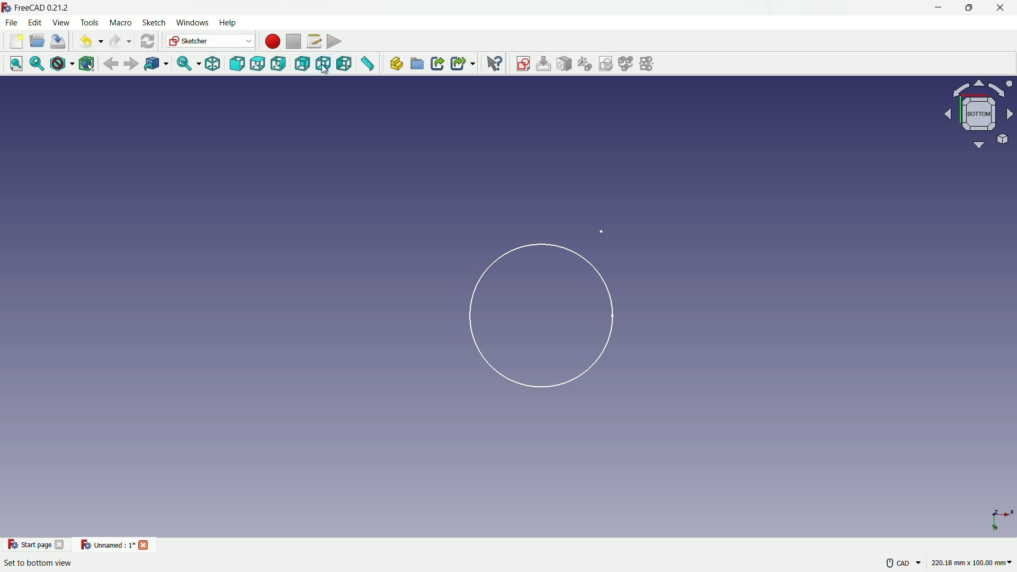 The width and height of the screenshot is (1017, 572). Describe the element at coordinates (147, 41) in the screenshot. I see `refresh` at that location.